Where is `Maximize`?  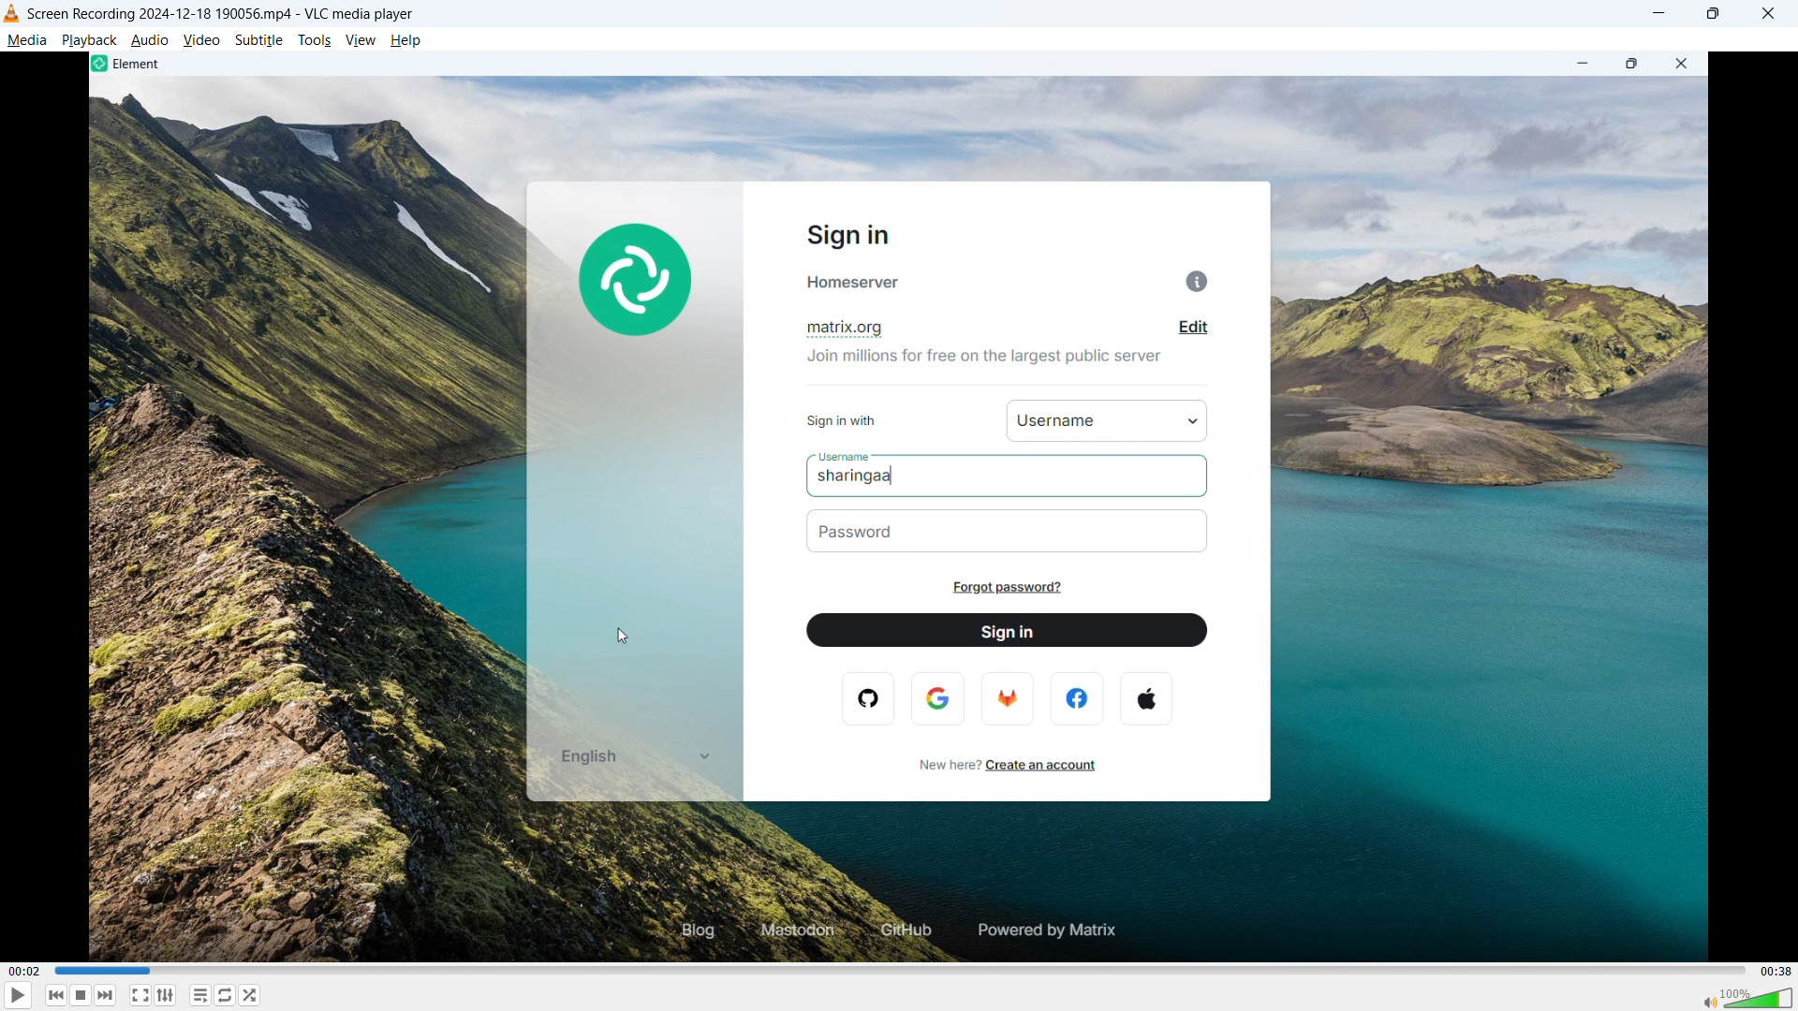 Maximize is located at coordinates (1632, 65).